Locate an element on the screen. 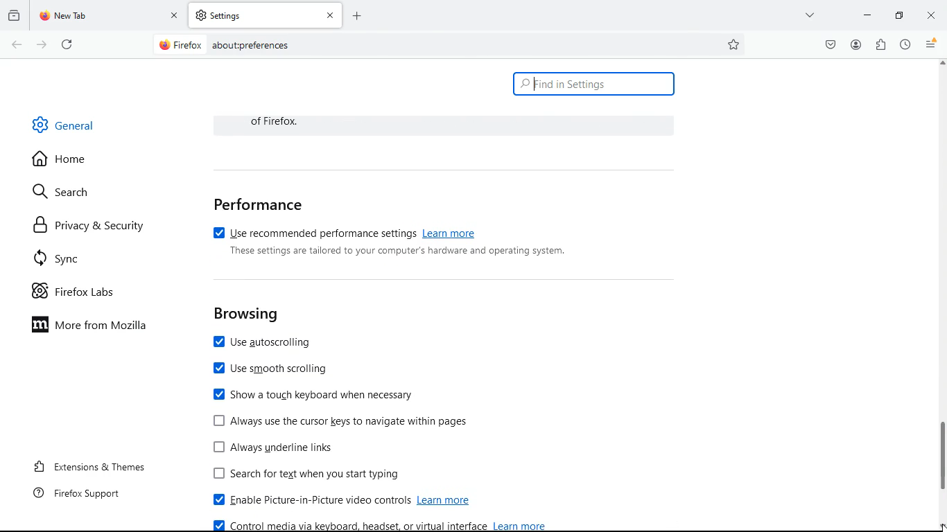  forward is located at coordinates (41, 44).